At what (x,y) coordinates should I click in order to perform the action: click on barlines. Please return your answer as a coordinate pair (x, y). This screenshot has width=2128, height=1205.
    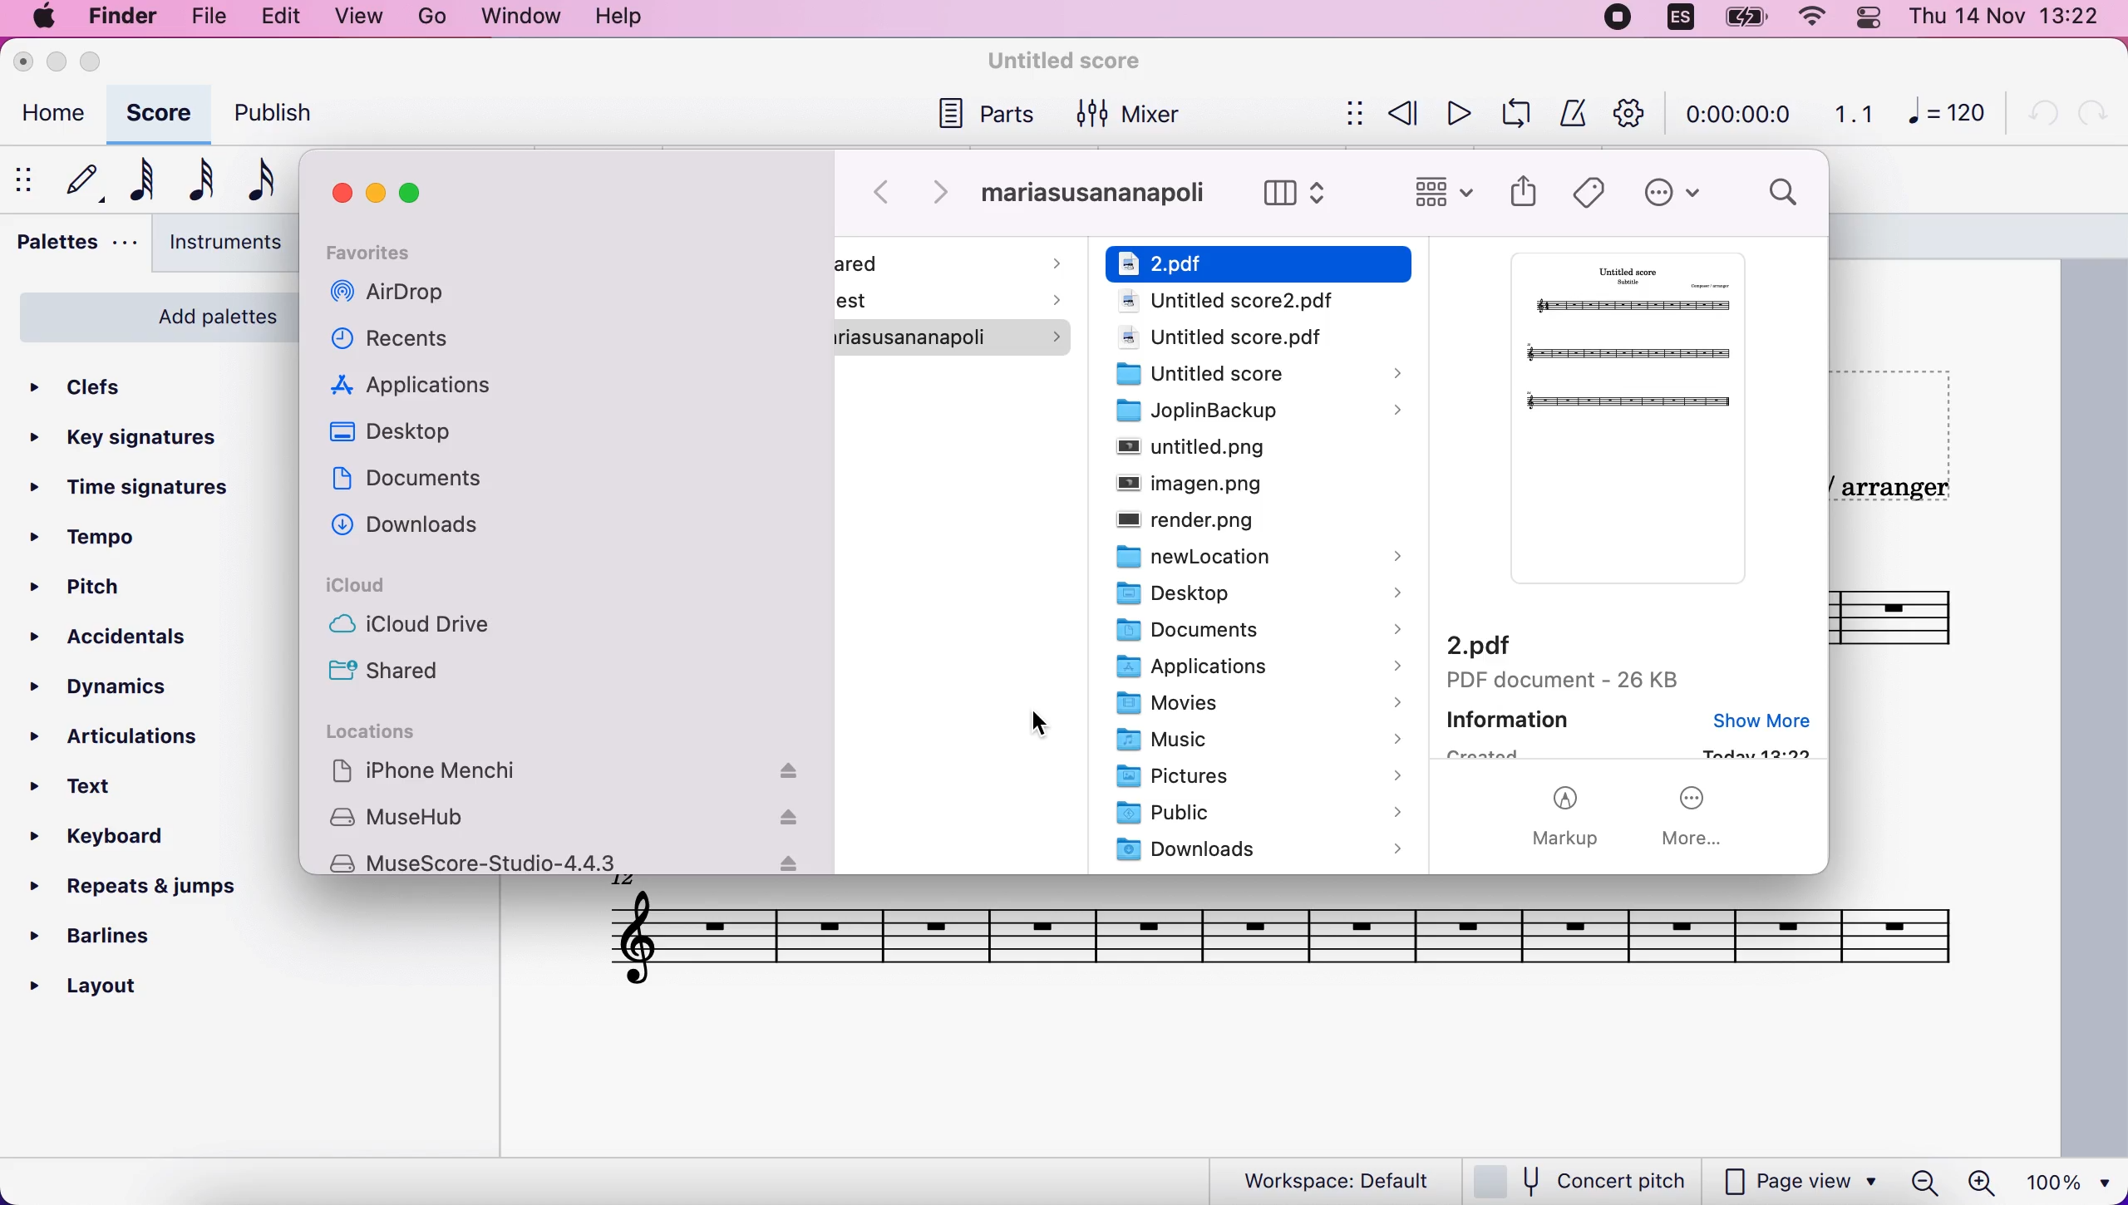
    Looking at the image, I should click on (115, 939).